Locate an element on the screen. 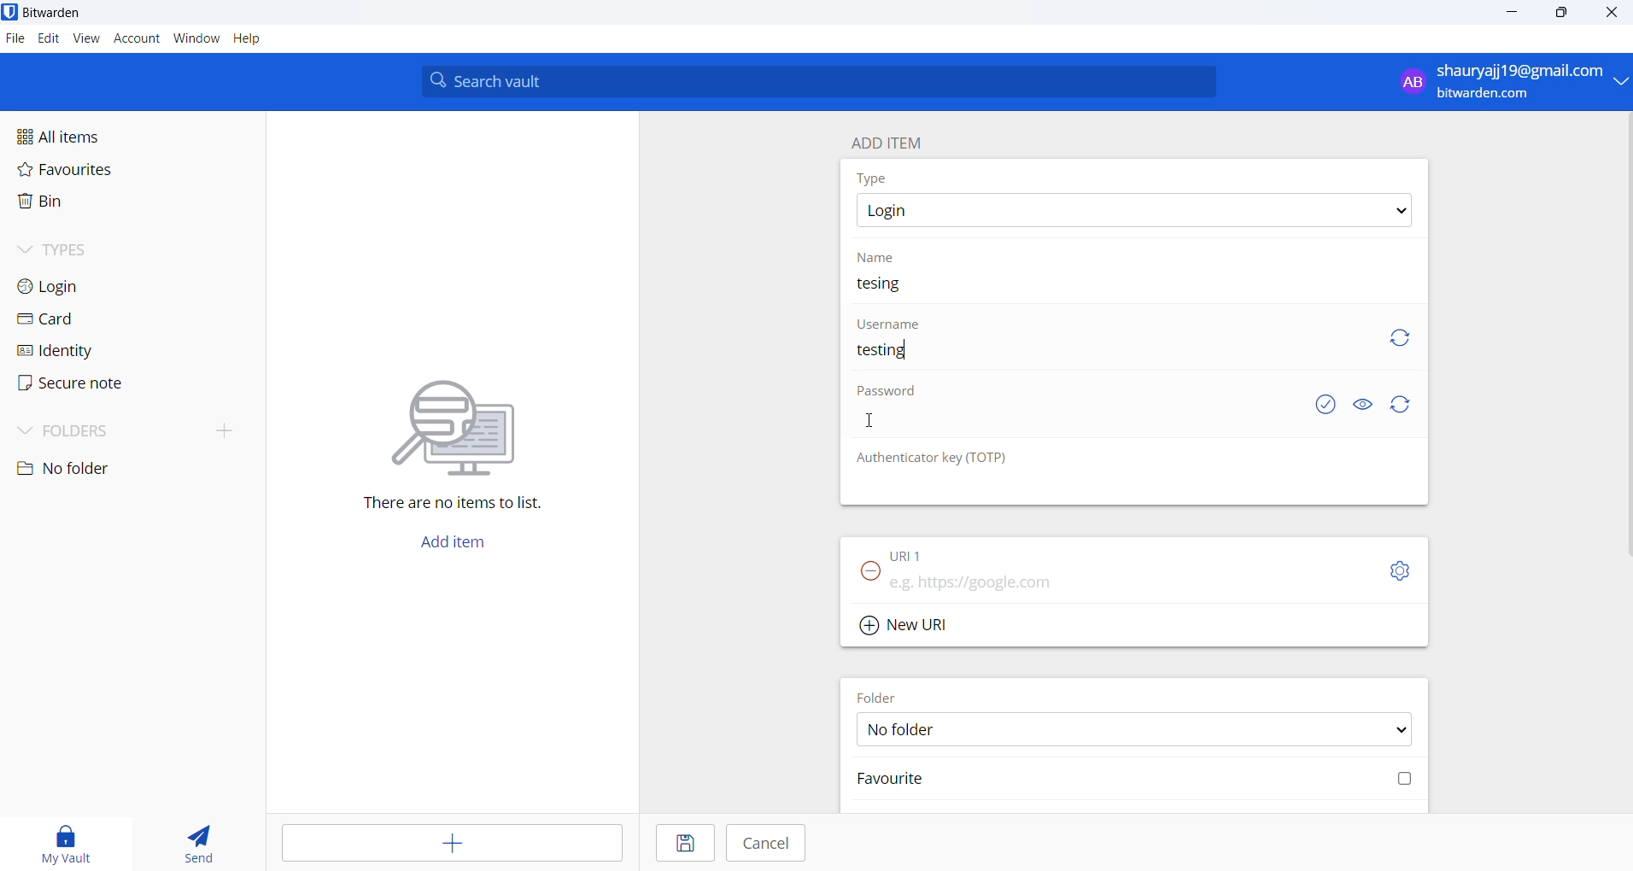 This screenshot has height=871, width=1633. vector image representing searching for file is located at coordinates (465, 416).